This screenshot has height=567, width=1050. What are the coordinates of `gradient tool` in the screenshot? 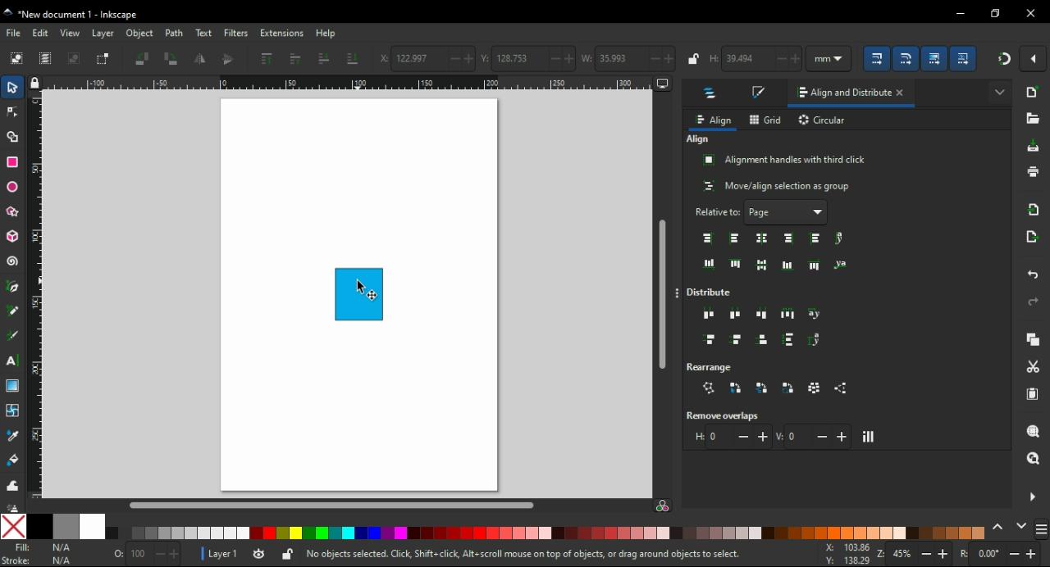 It's located at (14, 386).